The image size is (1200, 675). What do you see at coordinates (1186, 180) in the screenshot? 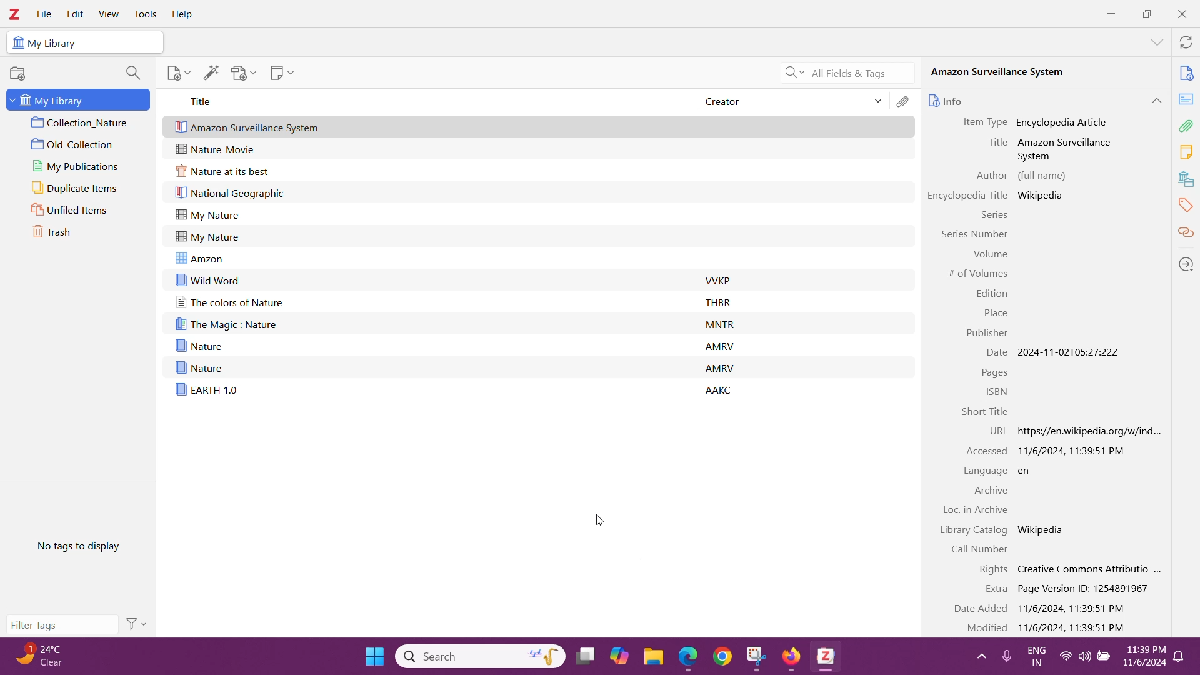
I see `Libraries and Collections` at bounding box center [1186, 180].